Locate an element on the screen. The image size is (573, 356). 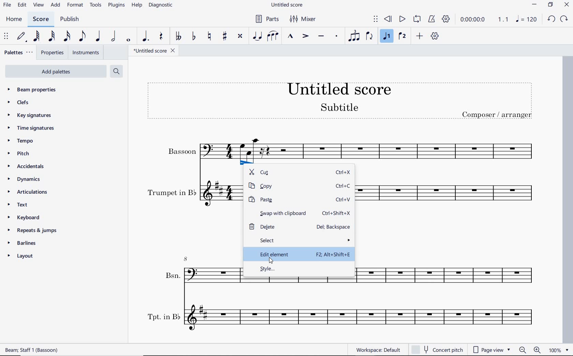
concert pitch is located at coordinates (436, 349).